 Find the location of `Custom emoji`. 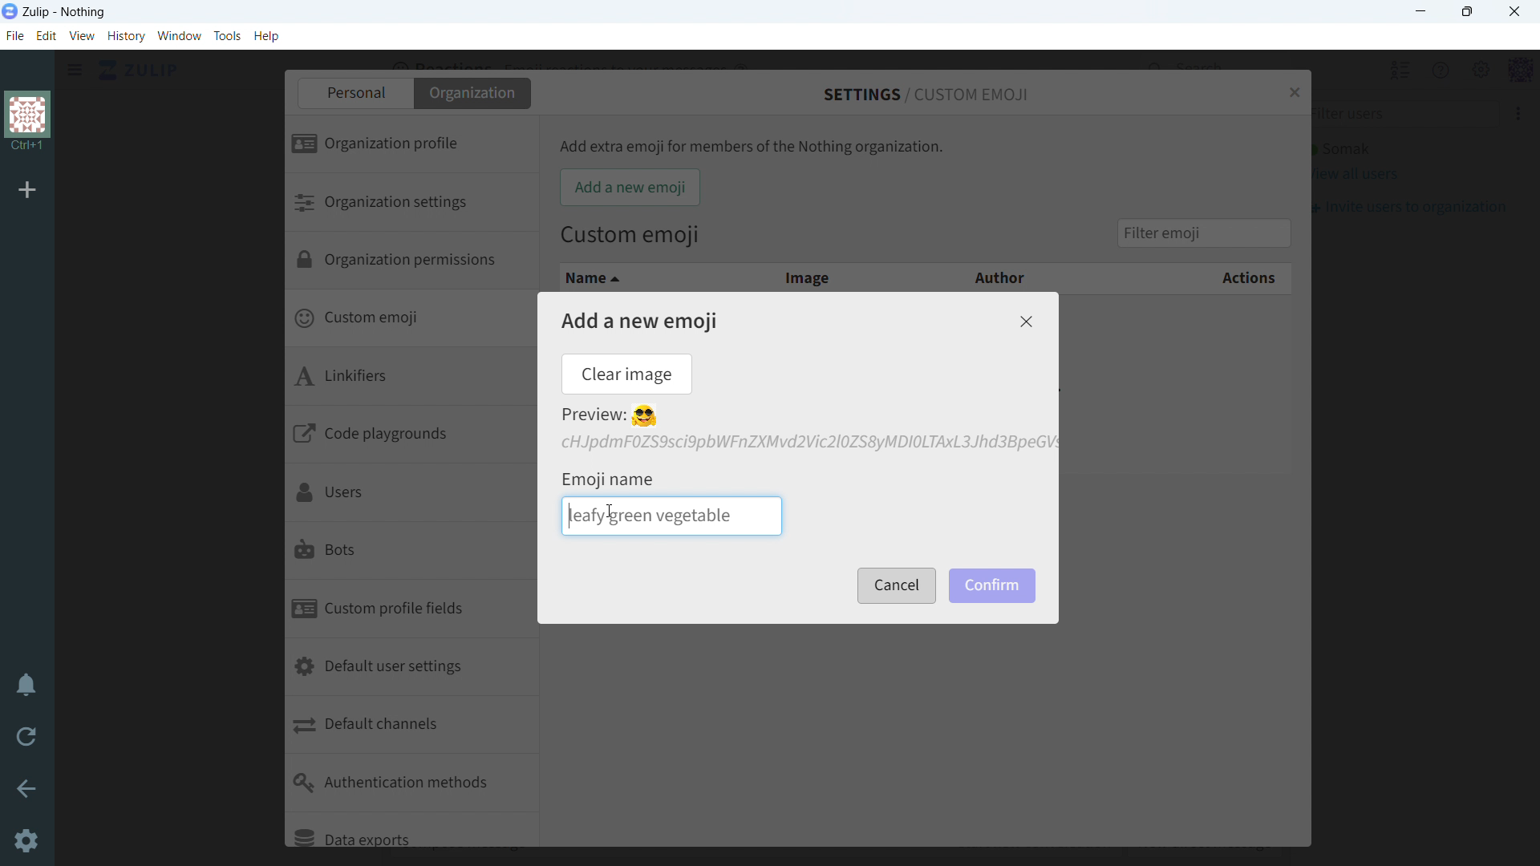

Custom emoji is located at coordinates (630, 237).